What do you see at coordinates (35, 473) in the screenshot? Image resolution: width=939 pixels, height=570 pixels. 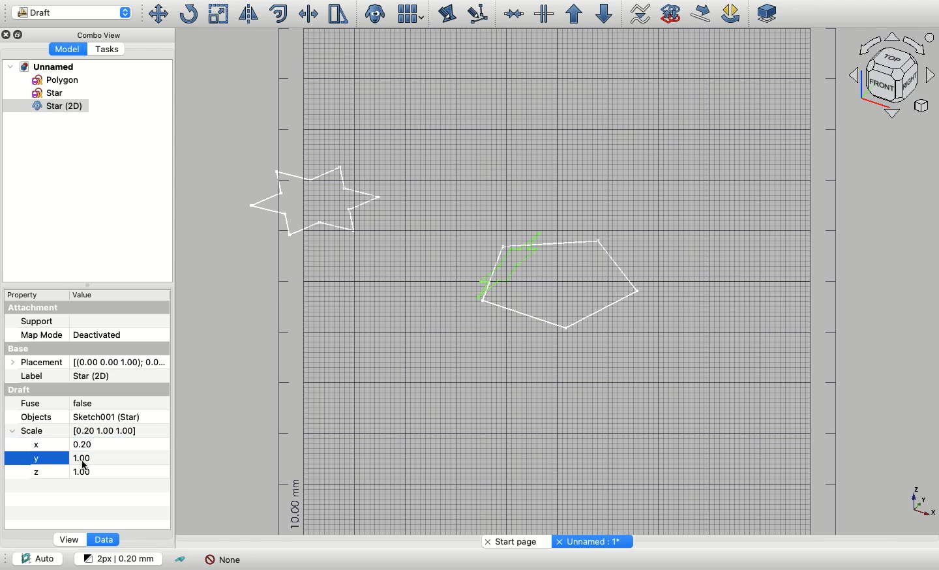 I see `Z` at bounding box center [35, 473].